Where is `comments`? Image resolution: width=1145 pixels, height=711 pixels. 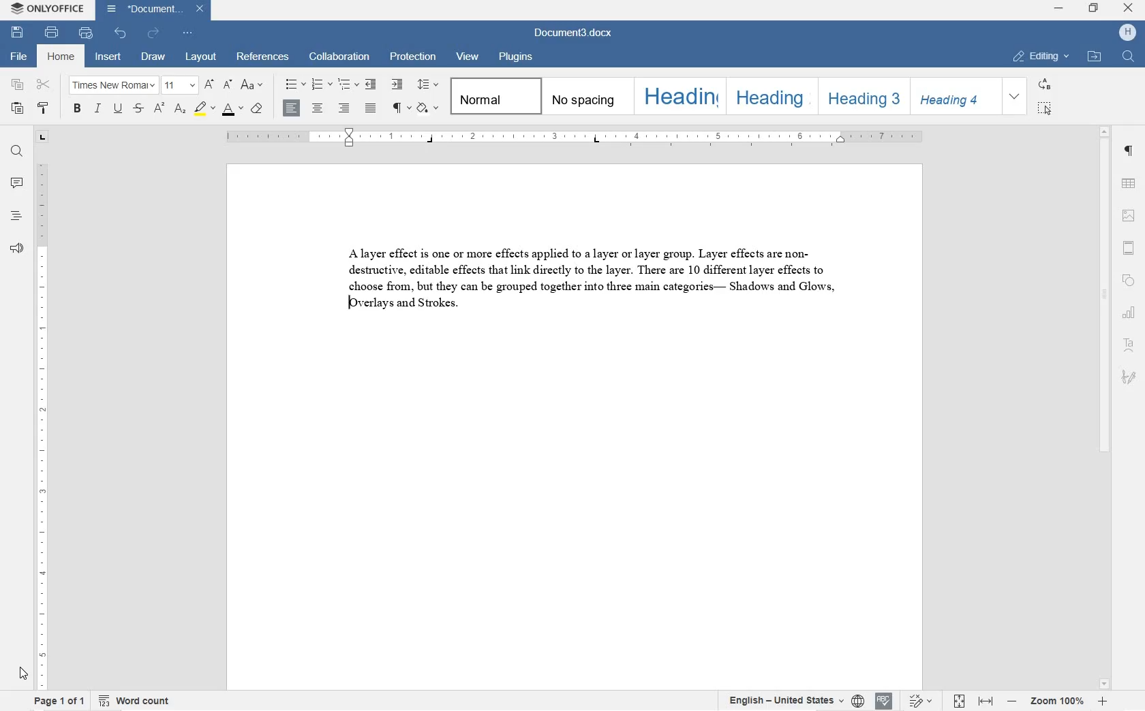
comments is located at coordinates (18, 185).